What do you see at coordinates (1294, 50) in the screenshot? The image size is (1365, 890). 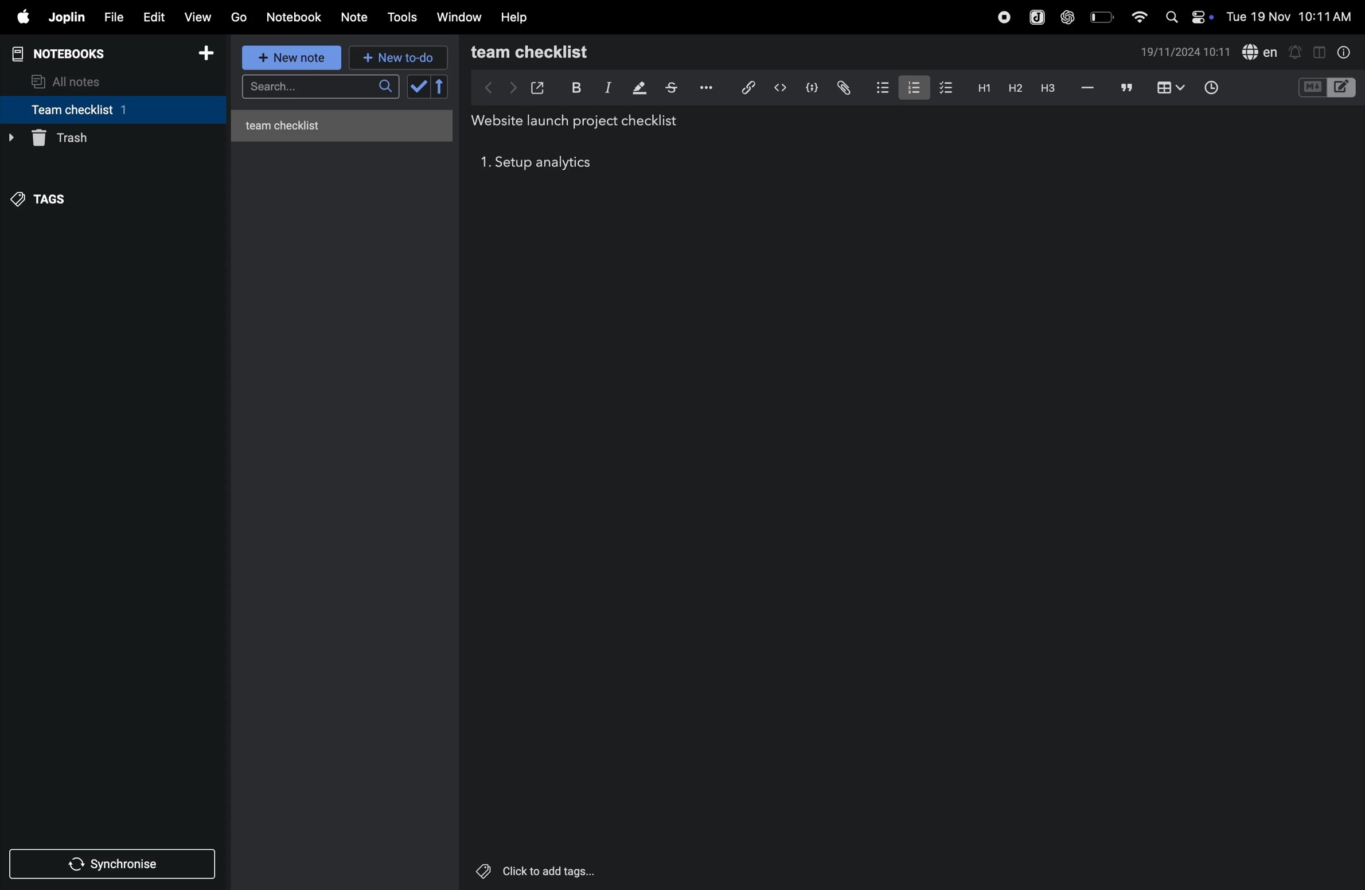 I see `` at bounding box center [1294, 50].